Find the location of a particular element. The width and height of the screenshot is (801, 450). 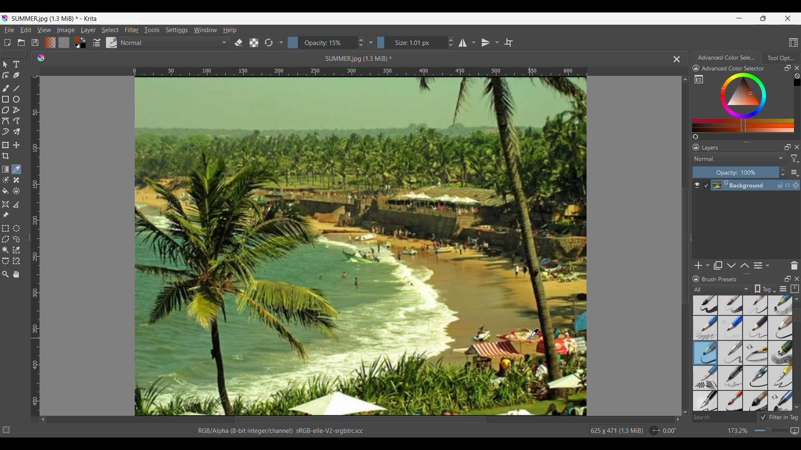

Color range is located at coordinates (748, 102).